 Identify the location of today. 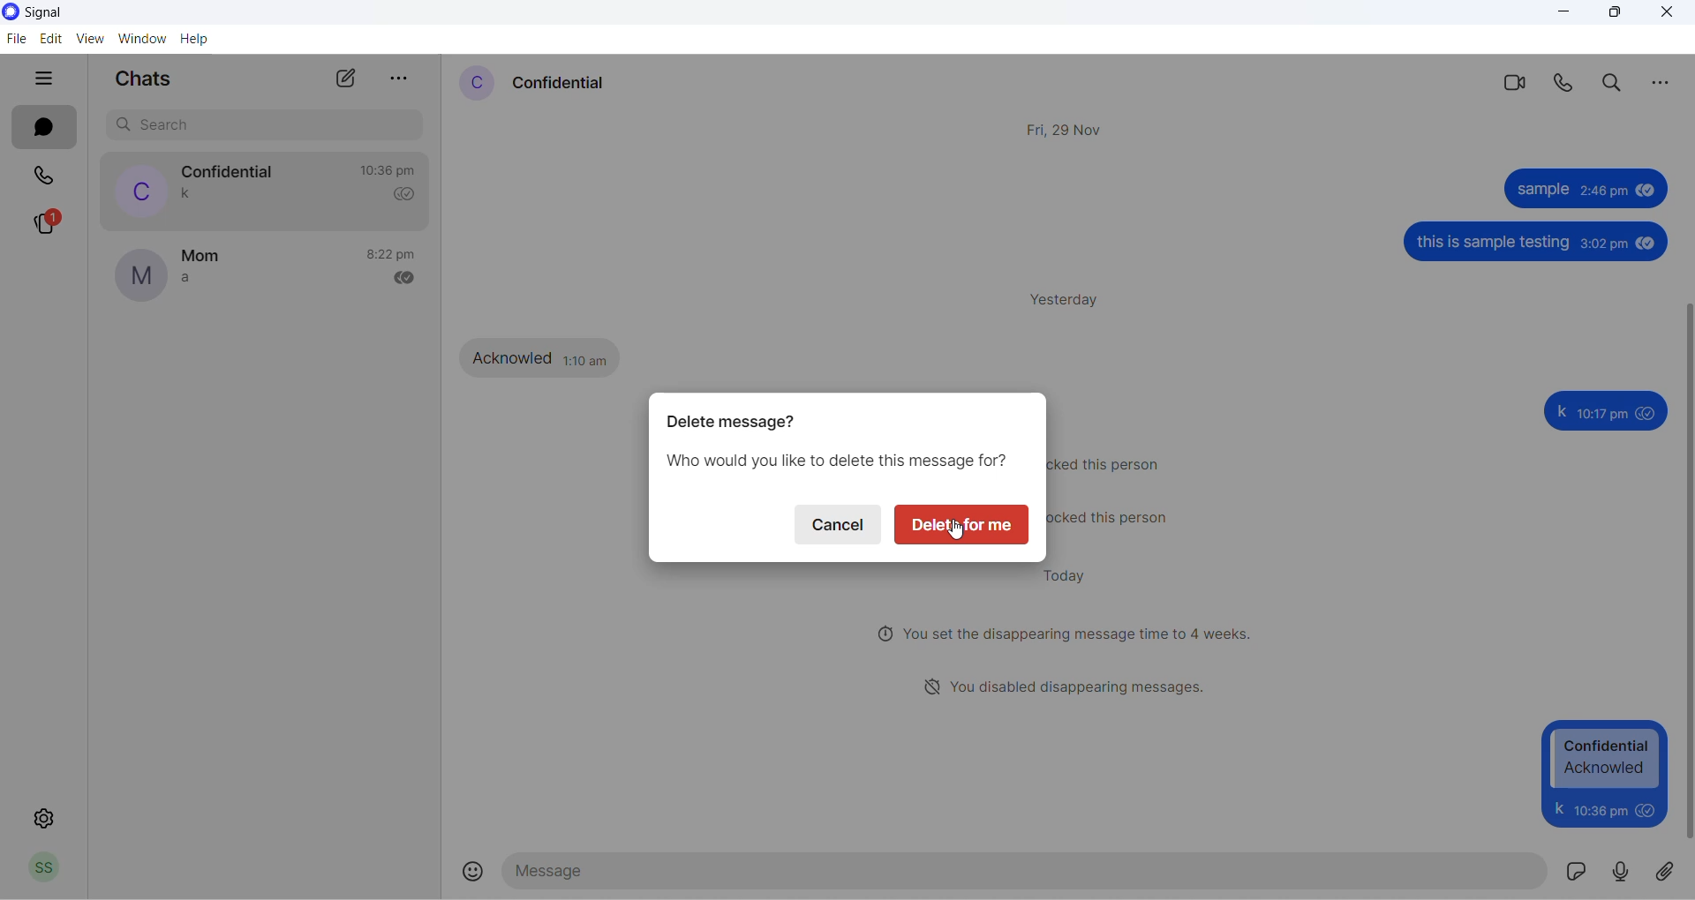
(1066, 577).